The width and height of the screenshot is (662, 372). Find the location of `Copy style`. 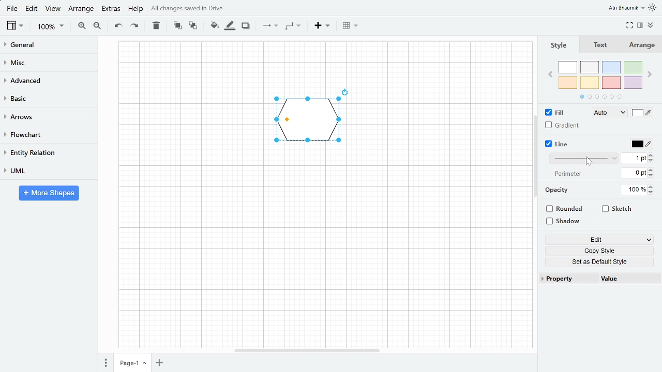

Copy style is located at coordinates (599, 251).